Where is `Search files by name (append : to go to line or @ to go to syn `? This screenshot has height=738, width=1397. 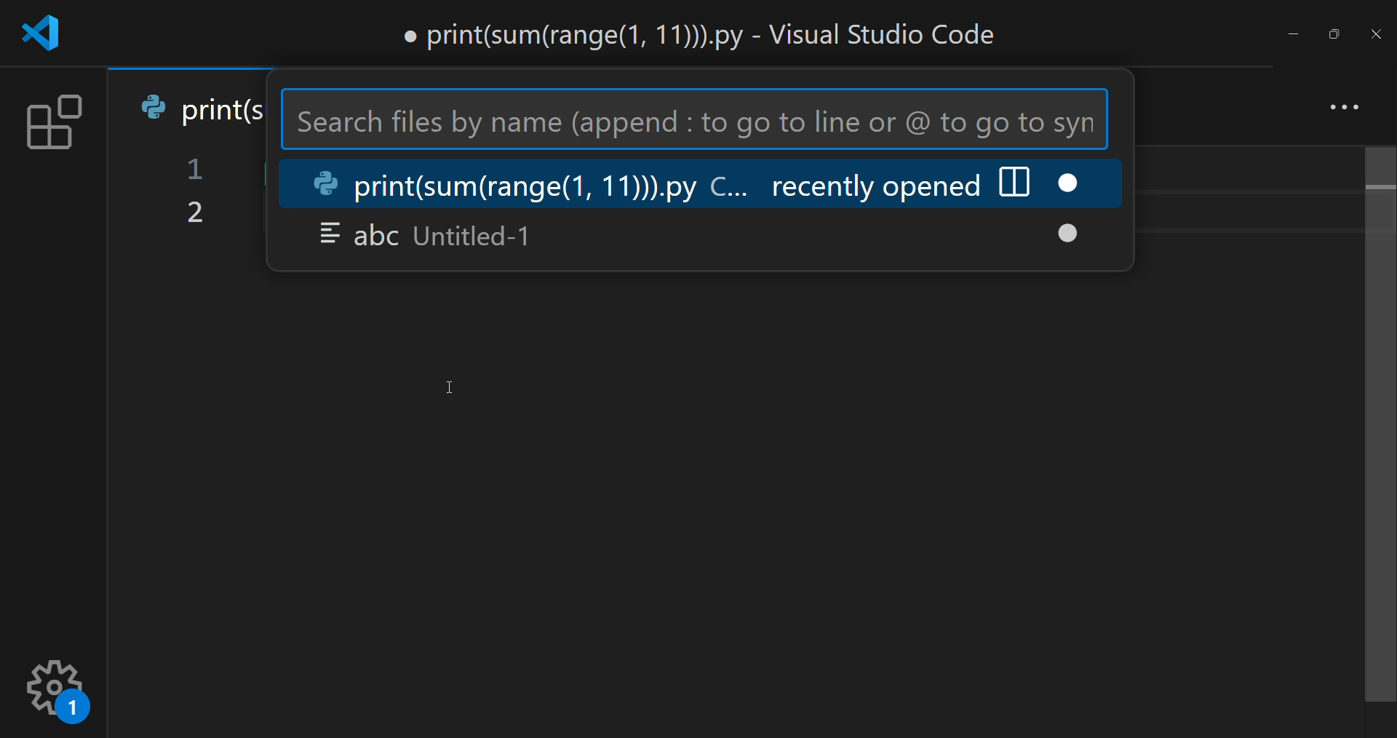
Search files by name (append : to go to line or @ to go to syn  is located at coordinates (697, 119).